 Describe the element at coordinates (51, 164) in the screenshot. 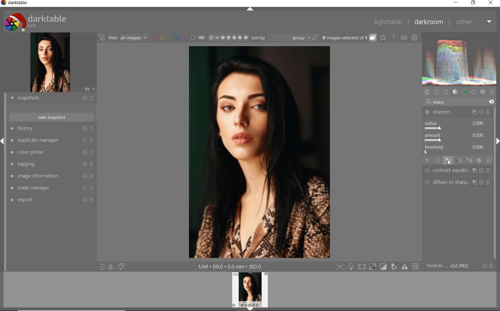

I see `tagging` at that location.